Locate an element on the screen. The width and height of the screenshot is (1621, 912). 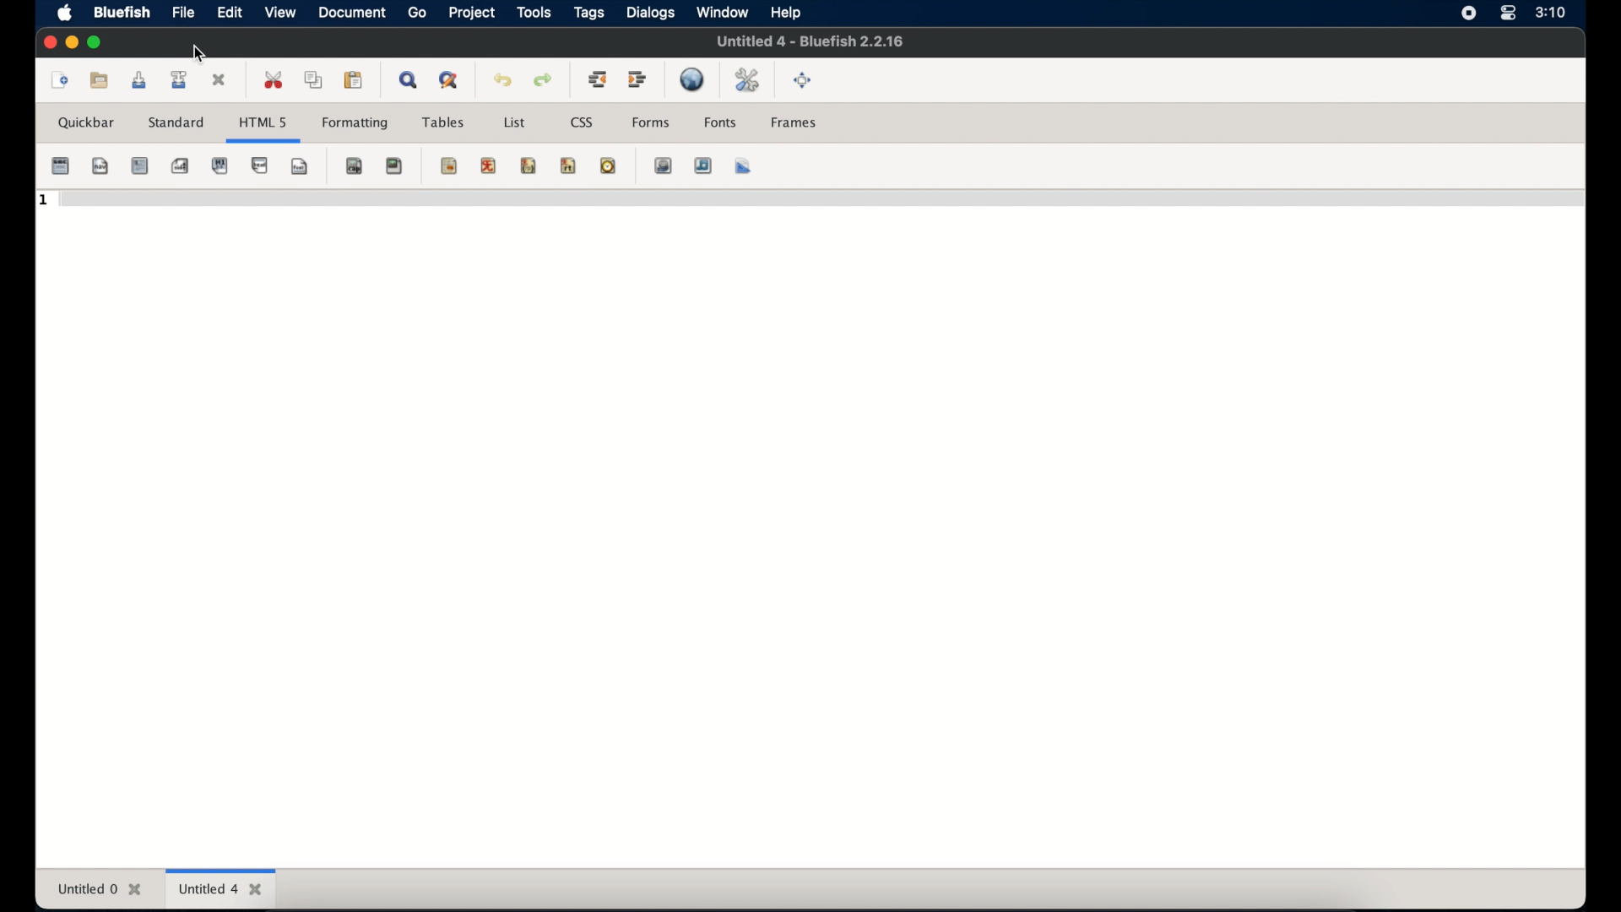
redo is located at coordinates (544, 80).